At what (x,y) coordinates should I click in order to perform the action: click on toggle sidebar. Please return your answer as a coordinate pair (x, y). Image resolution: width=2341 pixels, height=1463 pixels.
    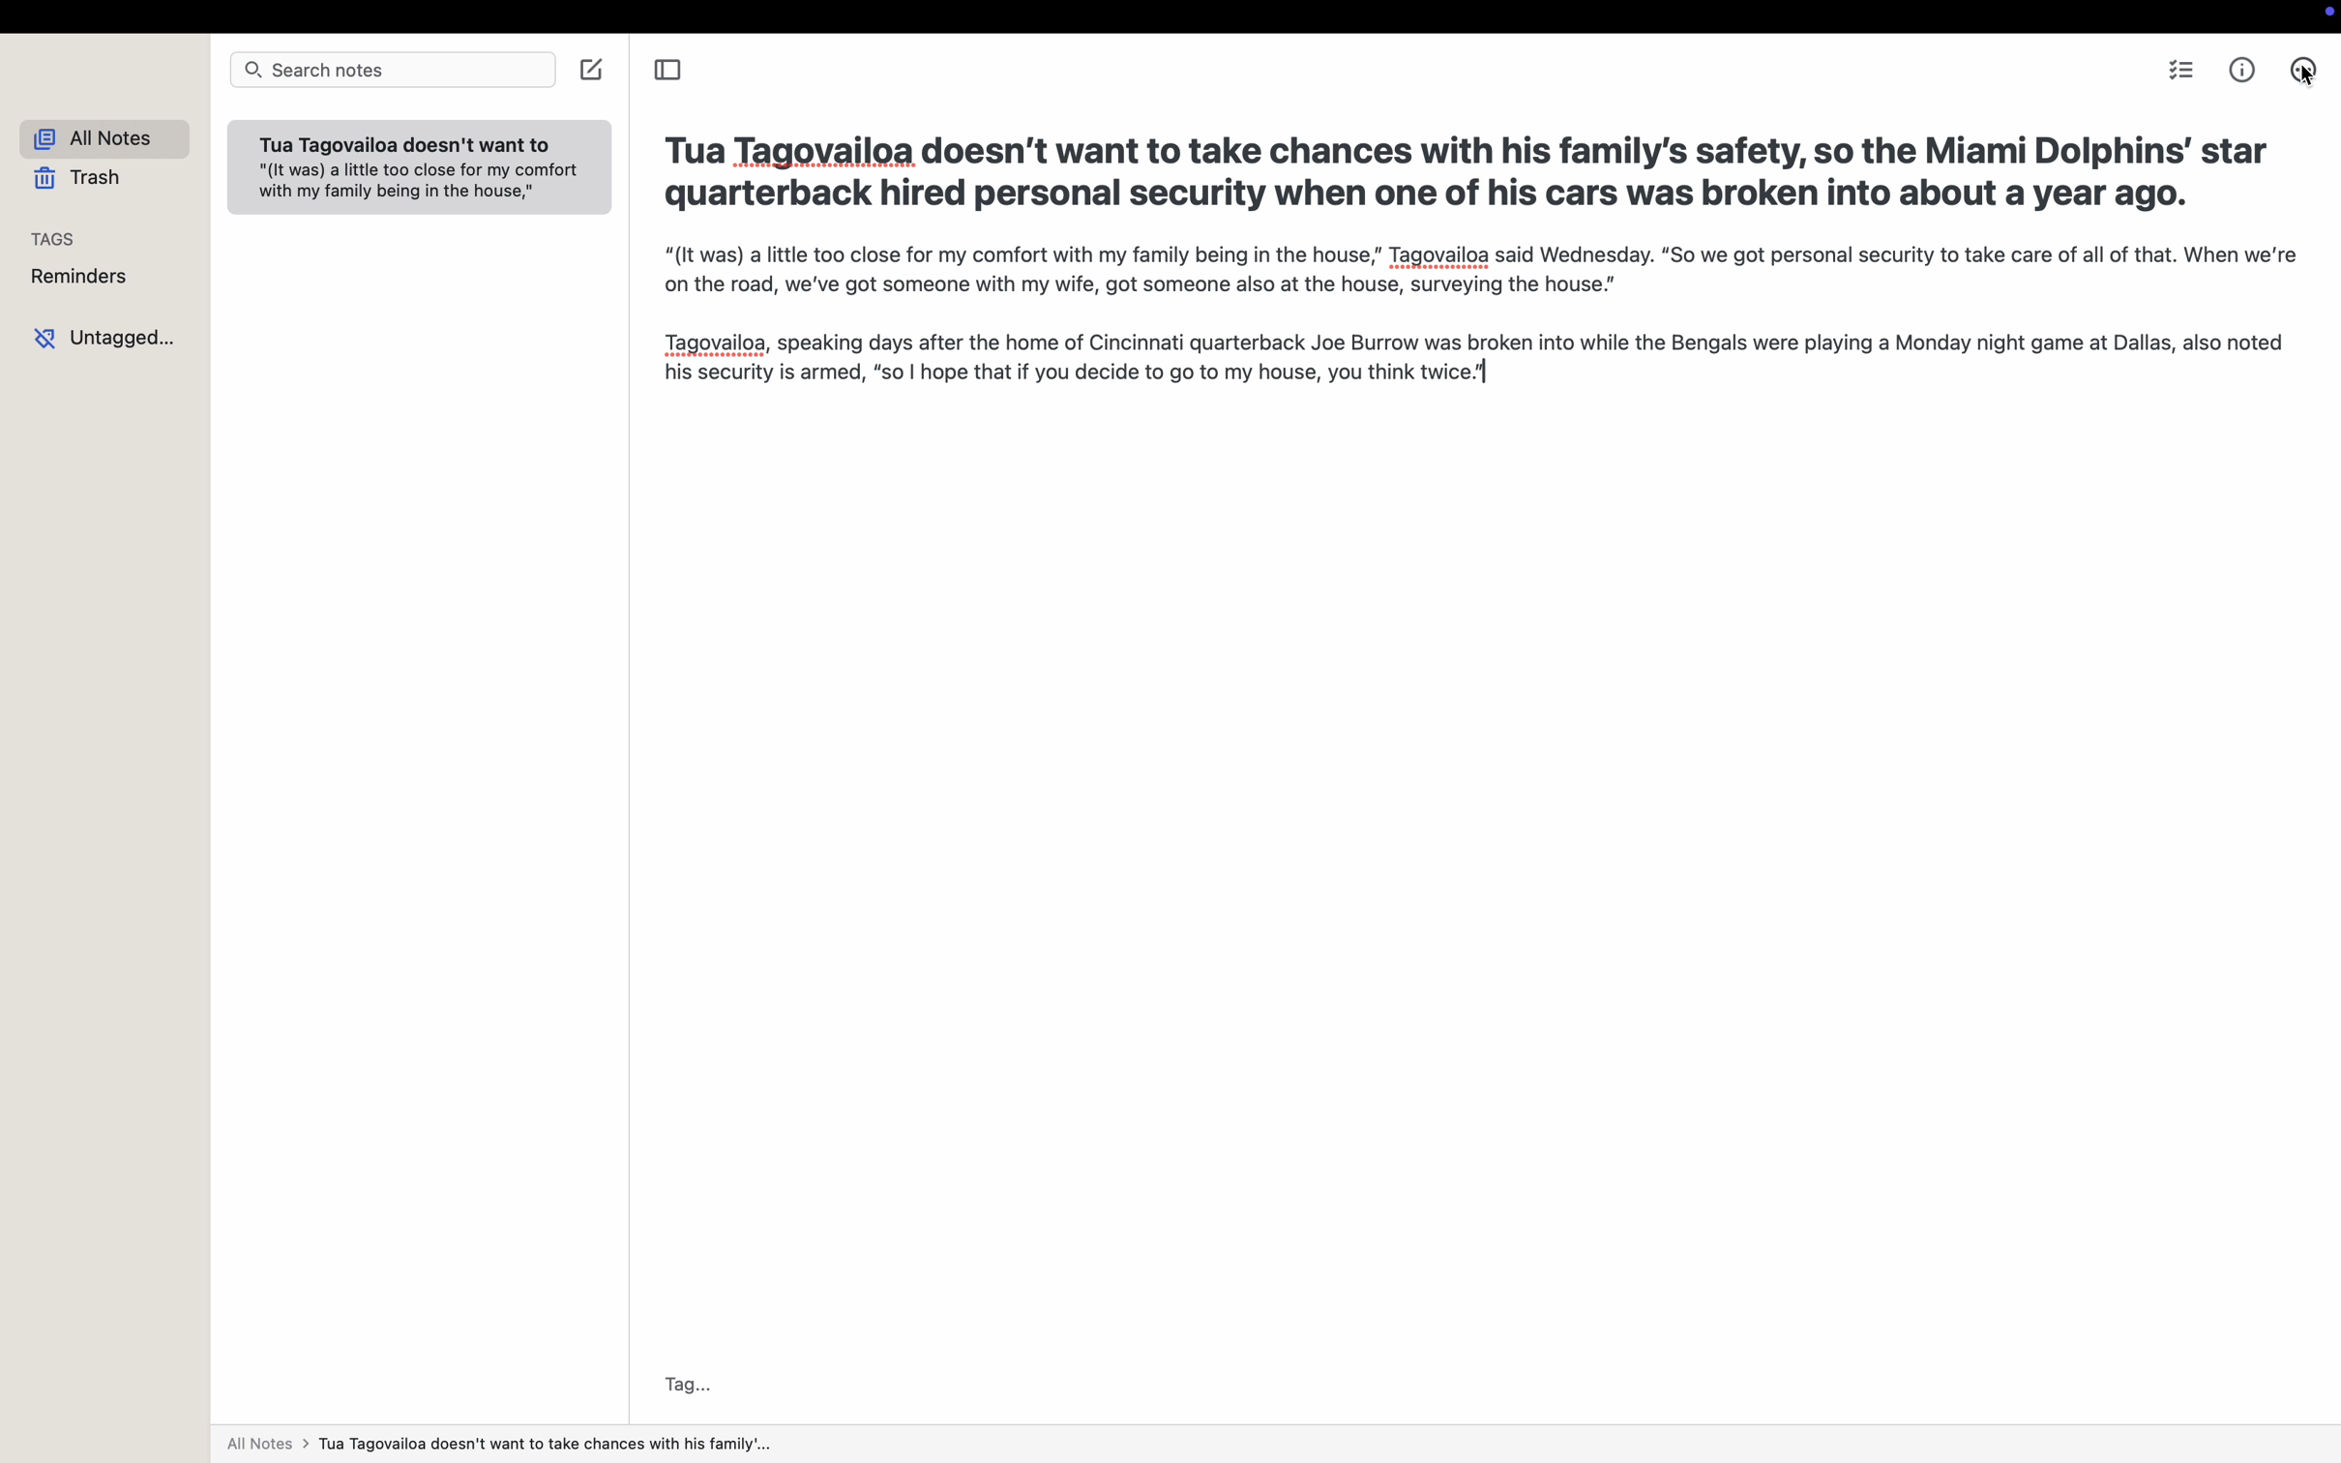
    Looking at the image, I should click on (670, 70).